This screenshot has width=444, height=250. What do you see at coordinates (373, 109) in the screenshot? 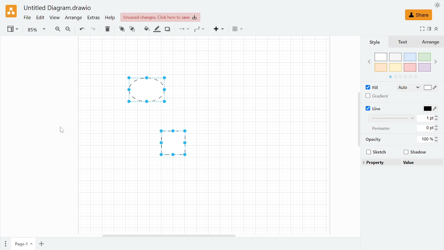
I see `Line` at bounding box center [373, 109].